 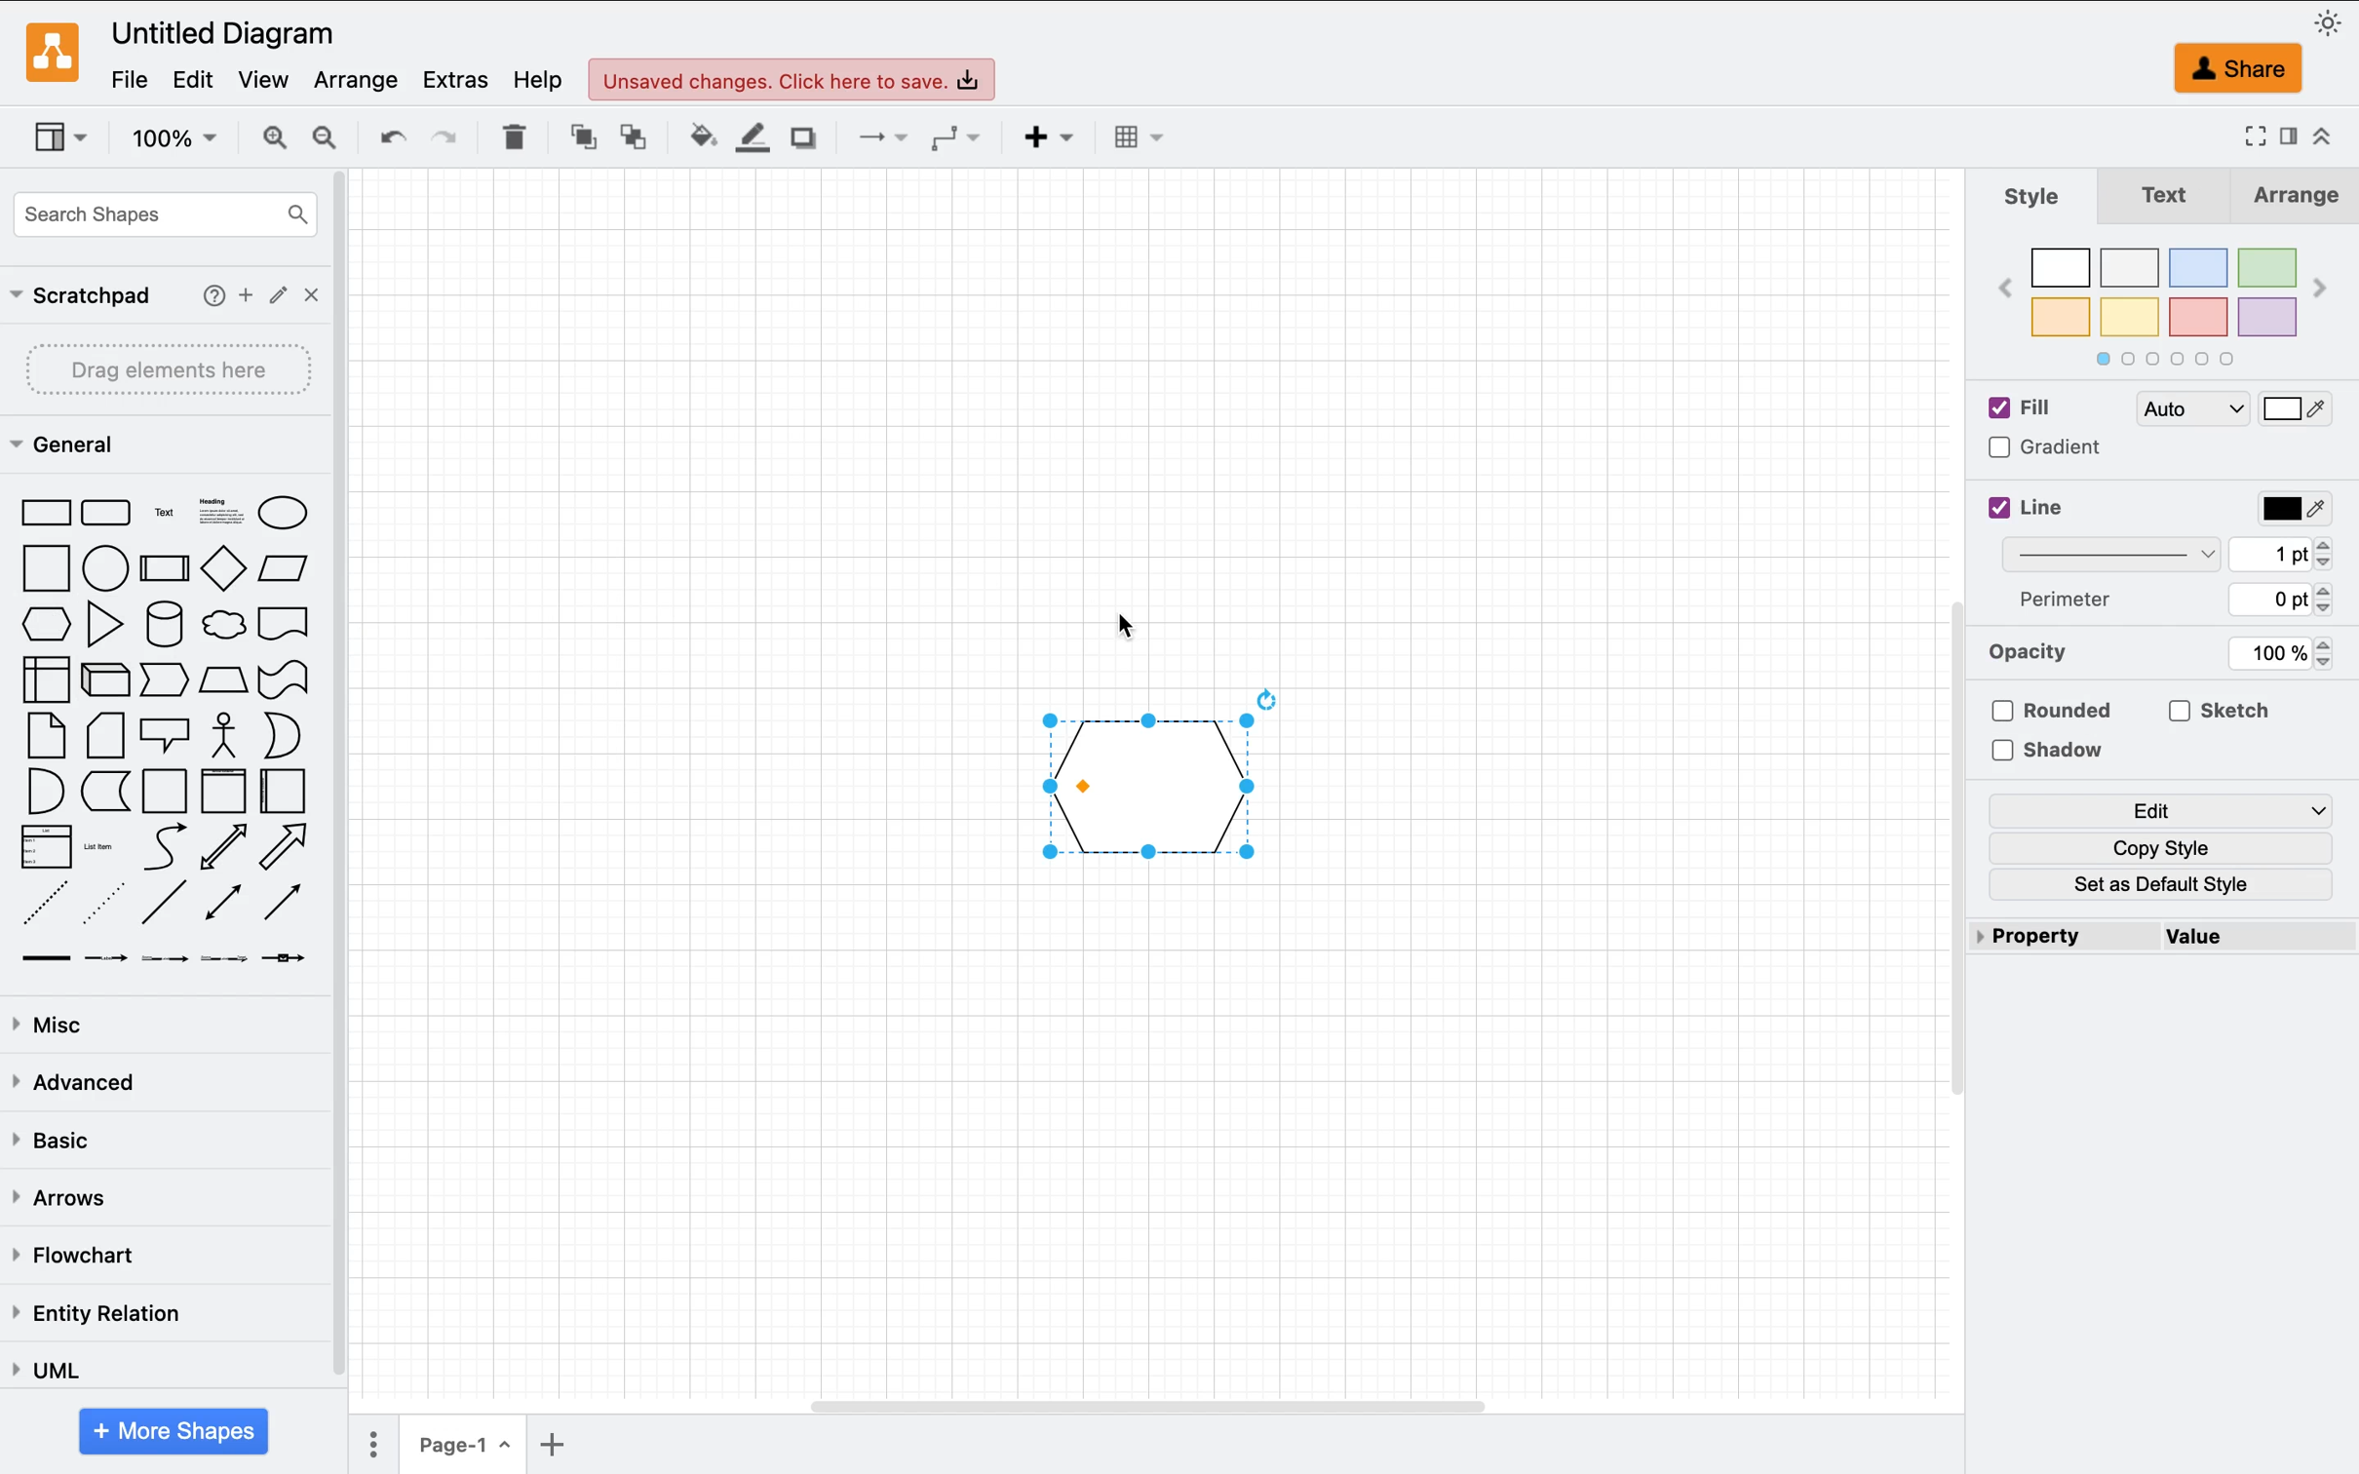 I want to click on dotted line, so click(x=105, y=900).